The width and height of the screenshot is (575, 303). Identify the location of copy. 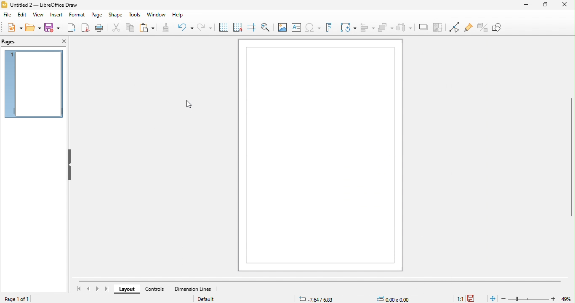
(131, 28).